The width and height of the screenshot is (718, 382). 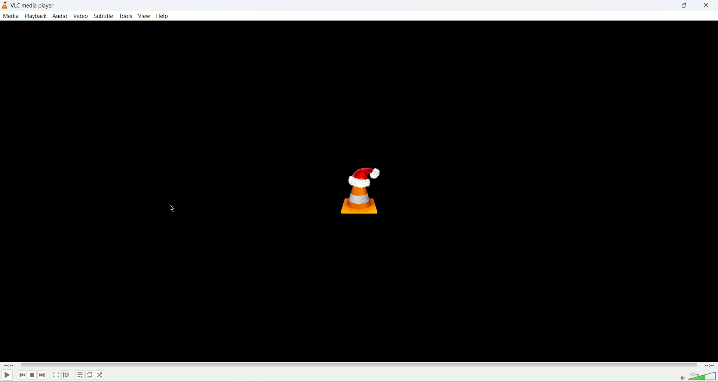 What do you see at coordinates (66, 375) in the screenshot?
I see `audio/subtitle track` at bounding box center [66, 375].